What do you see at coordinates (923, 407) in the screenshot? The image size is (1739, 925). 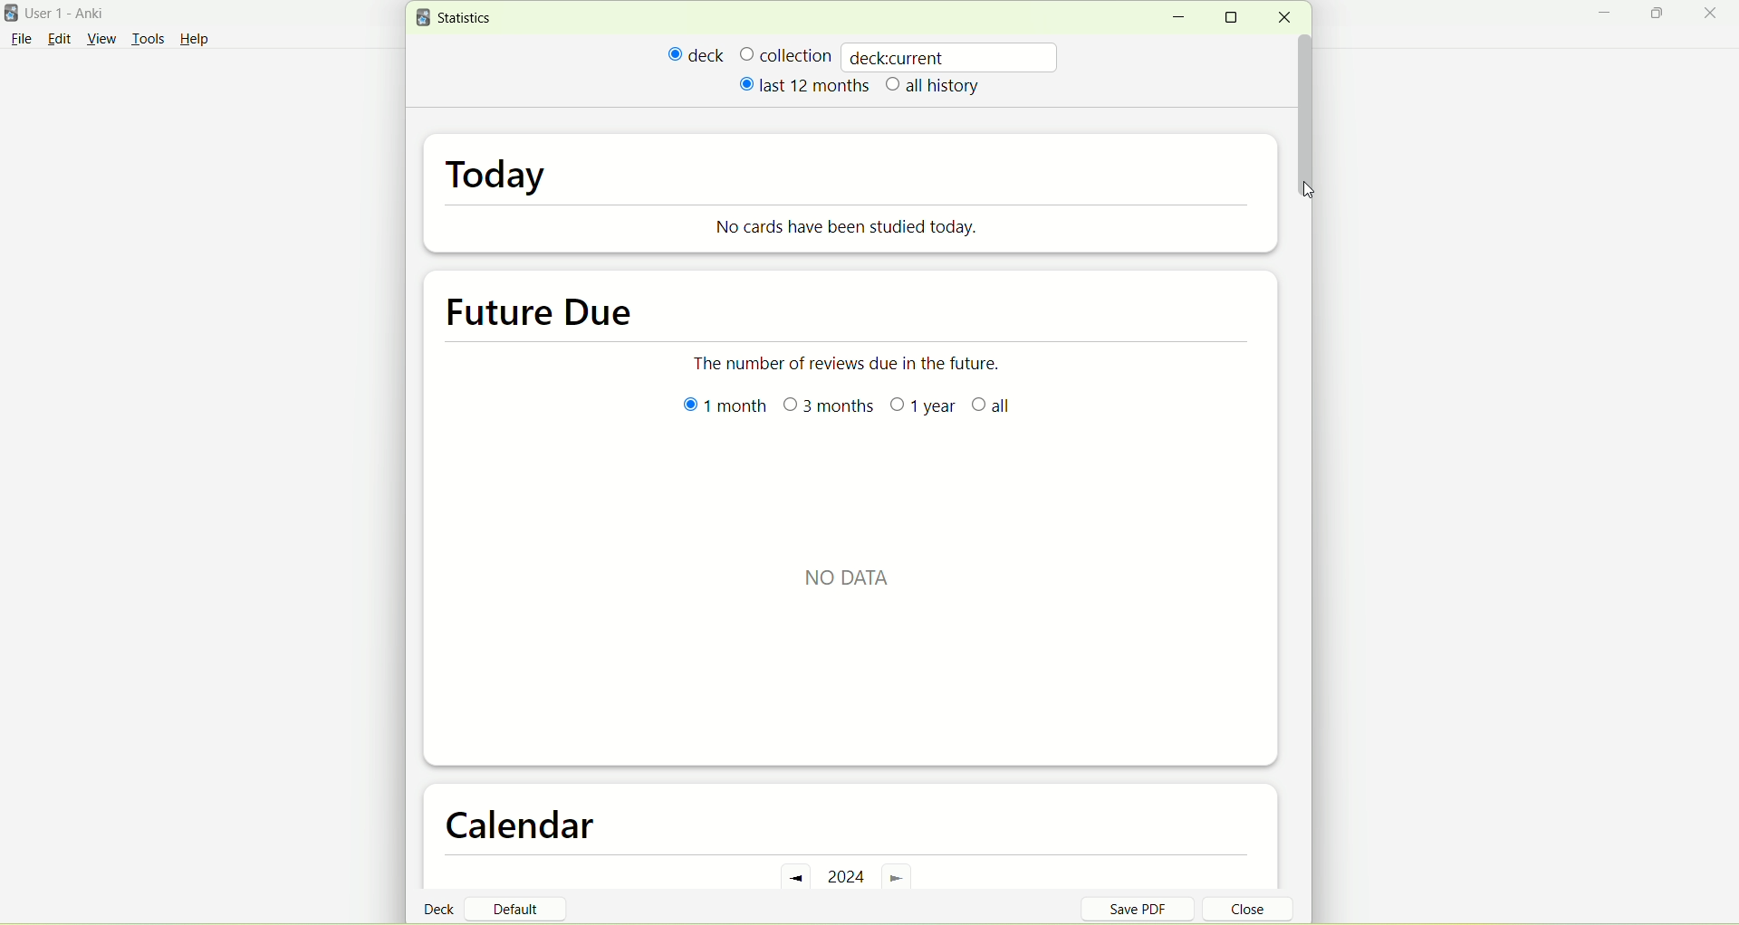 I see `1 year` at bounding box center [923, 407].